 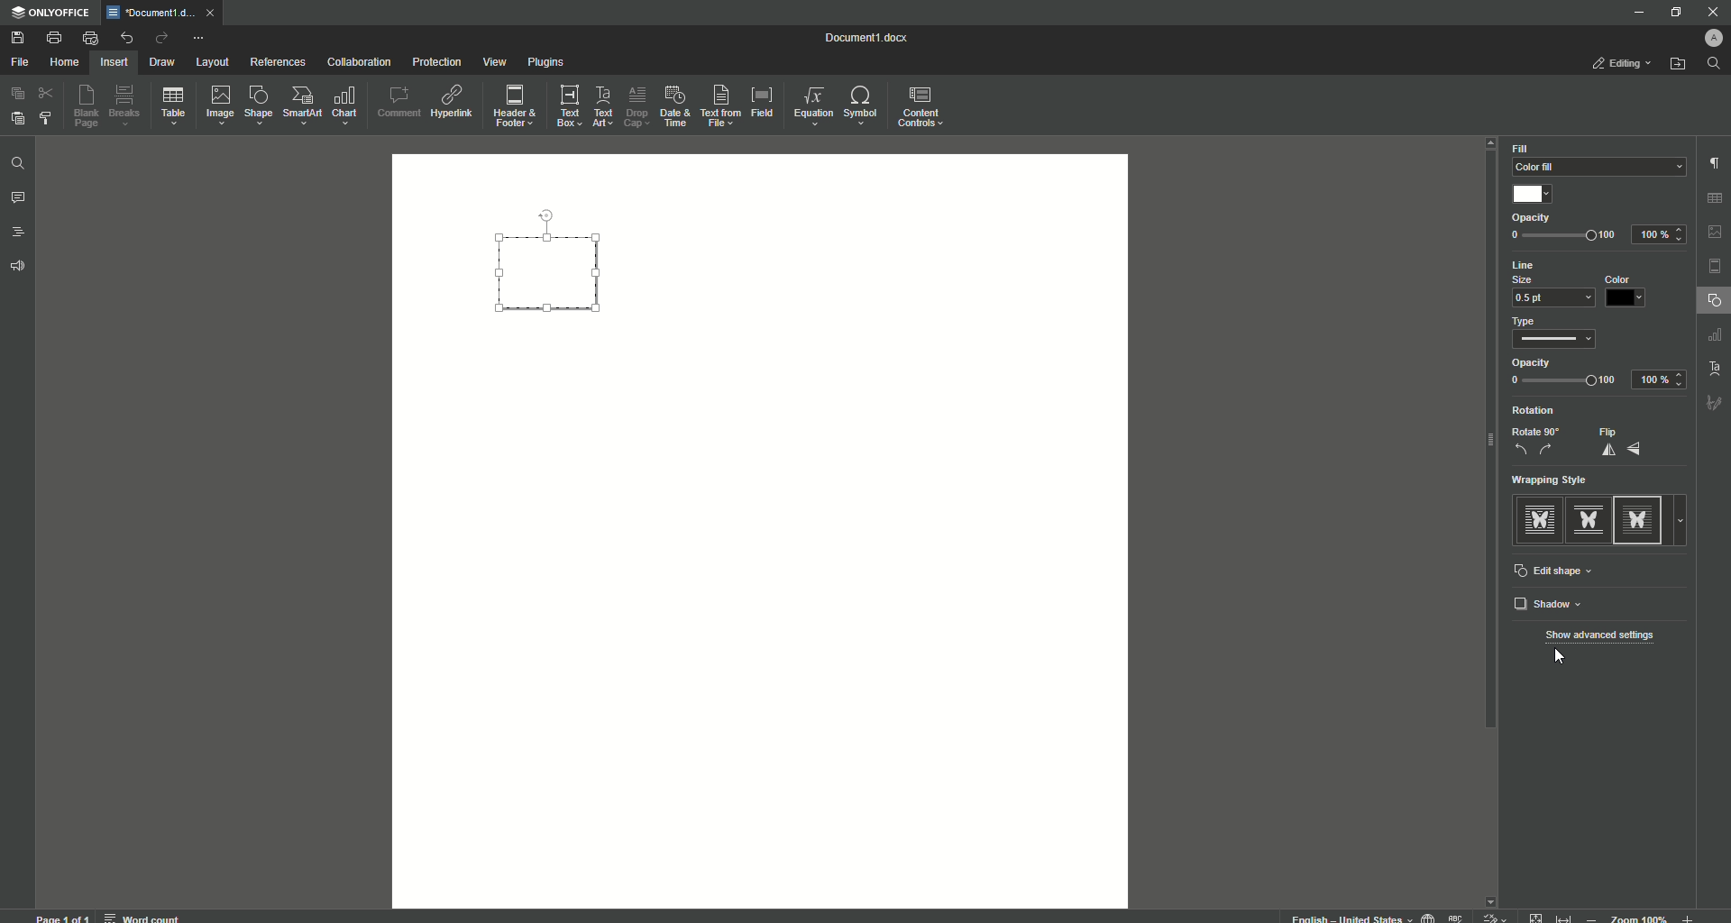 I want to click on Line , so click(x=1534, y=266).